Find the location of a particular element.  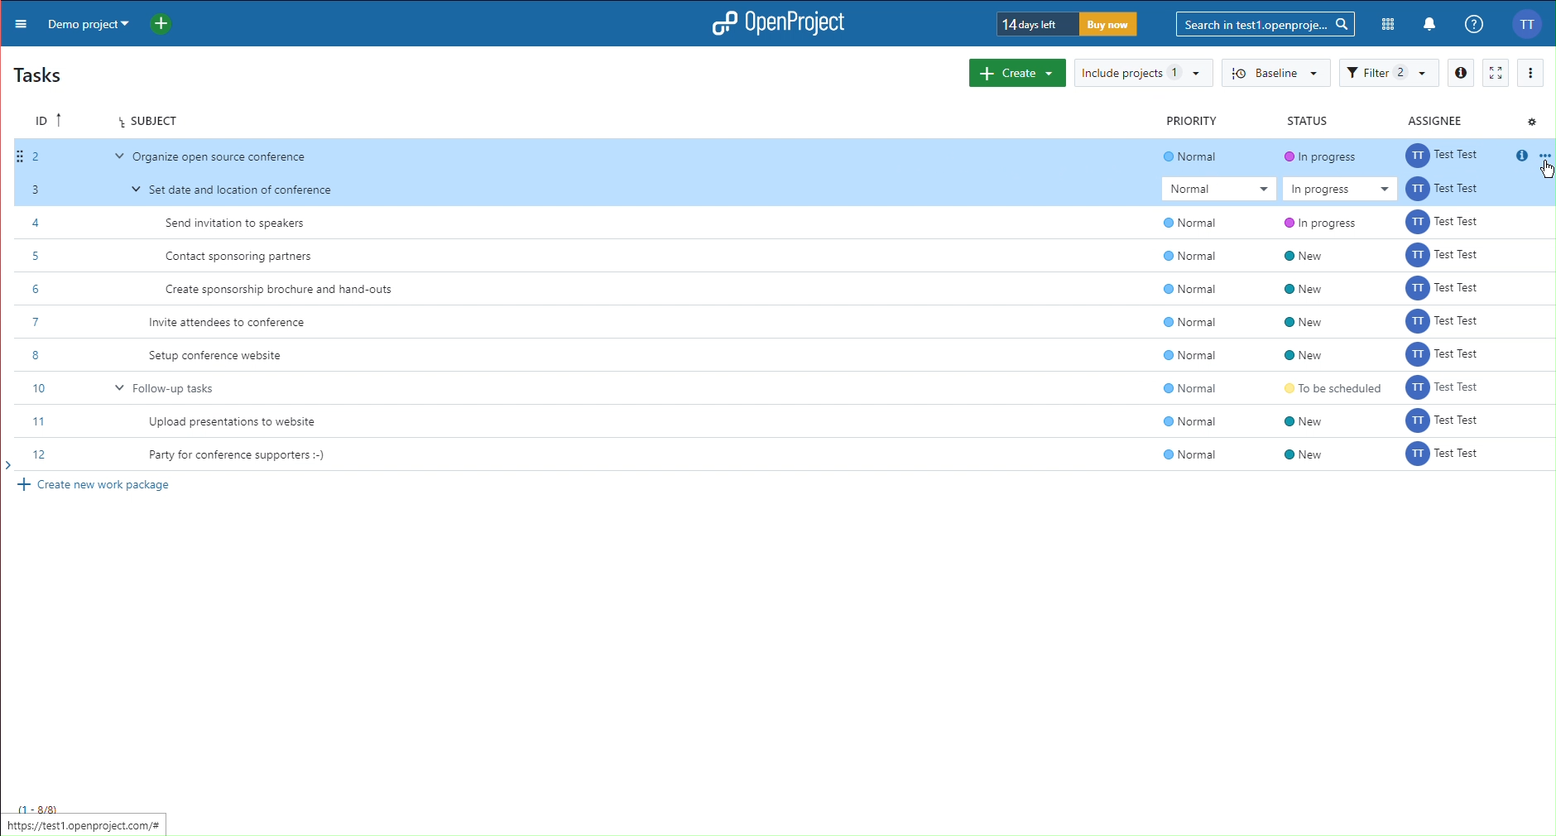

Upload presentations to website is located at coordinates (241, 423).